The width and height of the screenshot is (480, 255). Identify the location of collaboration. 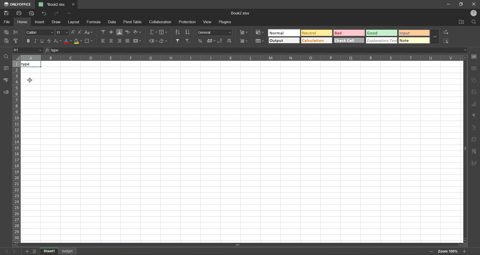
(159, 23).